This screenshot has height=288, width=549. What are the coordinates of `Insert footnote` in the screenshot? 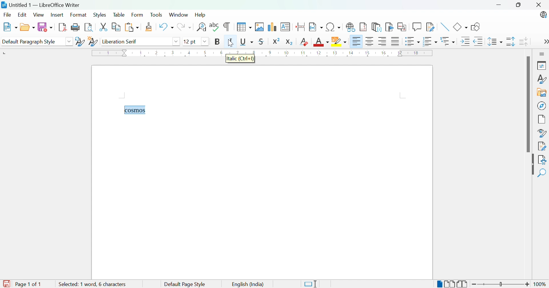 It's located at (364, 27).